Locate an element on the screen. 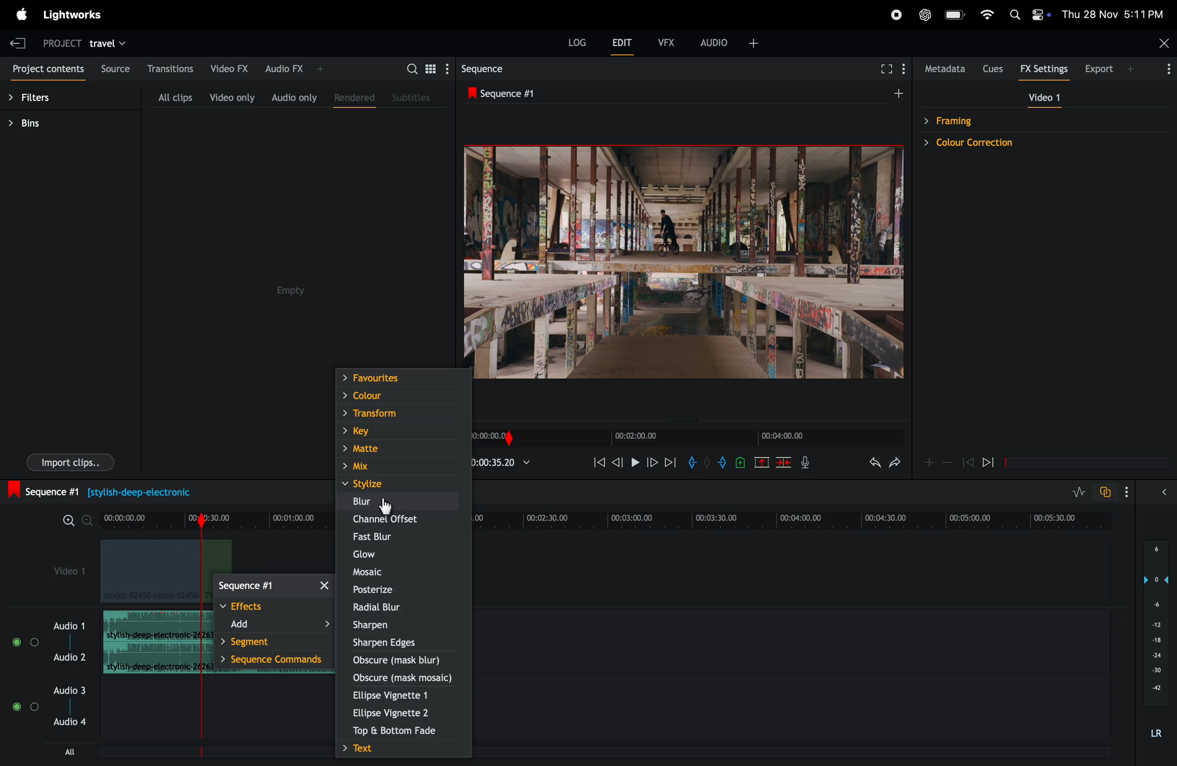 The height and width of the screenshot is (766, 1177). playback time is located at coordinates (511, 464).